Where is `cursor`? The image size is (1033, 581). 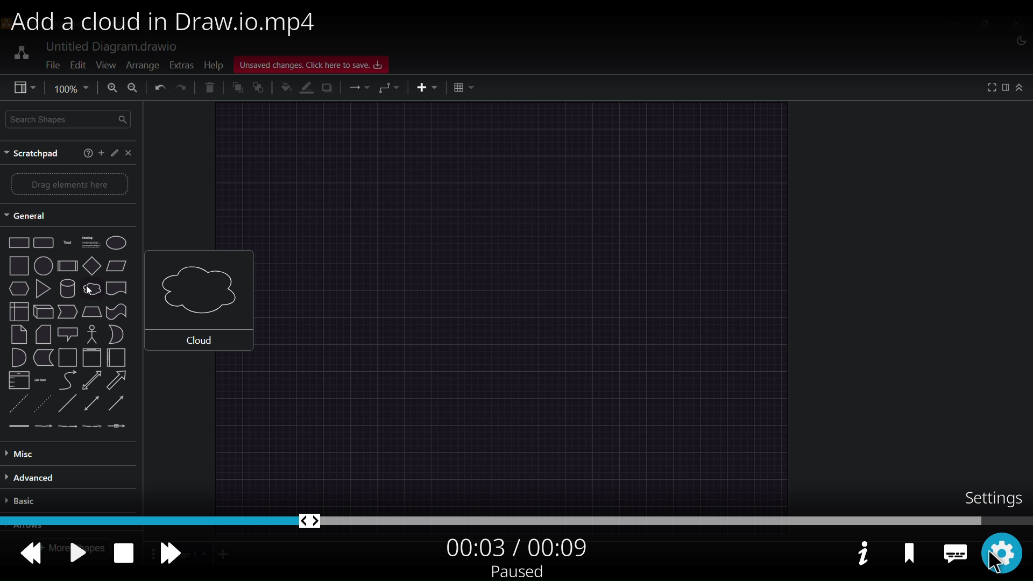
cursor is located at coordinates (991, 562).